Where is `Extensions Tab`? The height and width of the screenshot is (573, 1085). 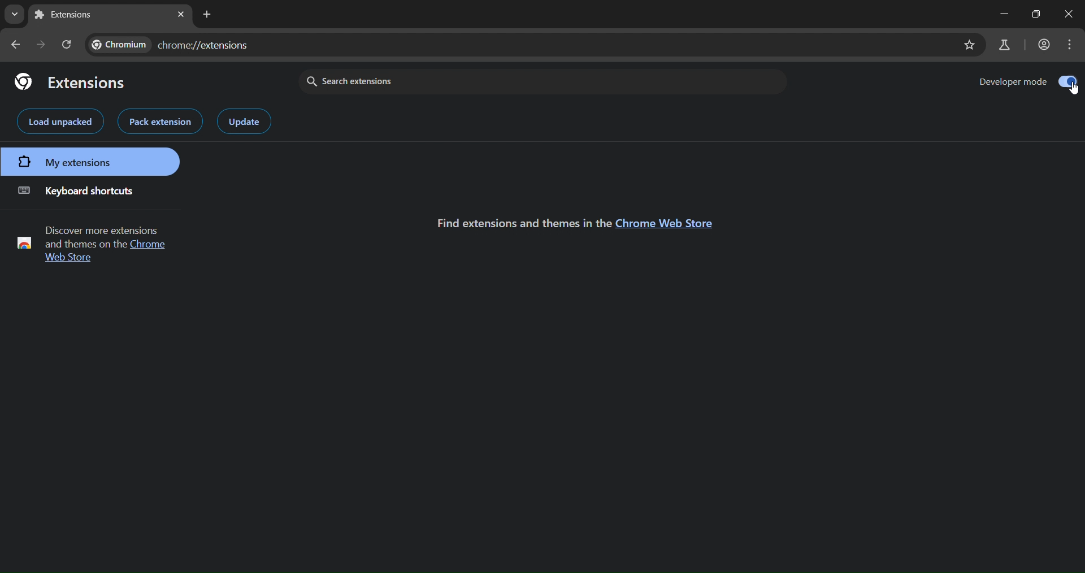
Extensions Tab is located at coordinates (71, 16).